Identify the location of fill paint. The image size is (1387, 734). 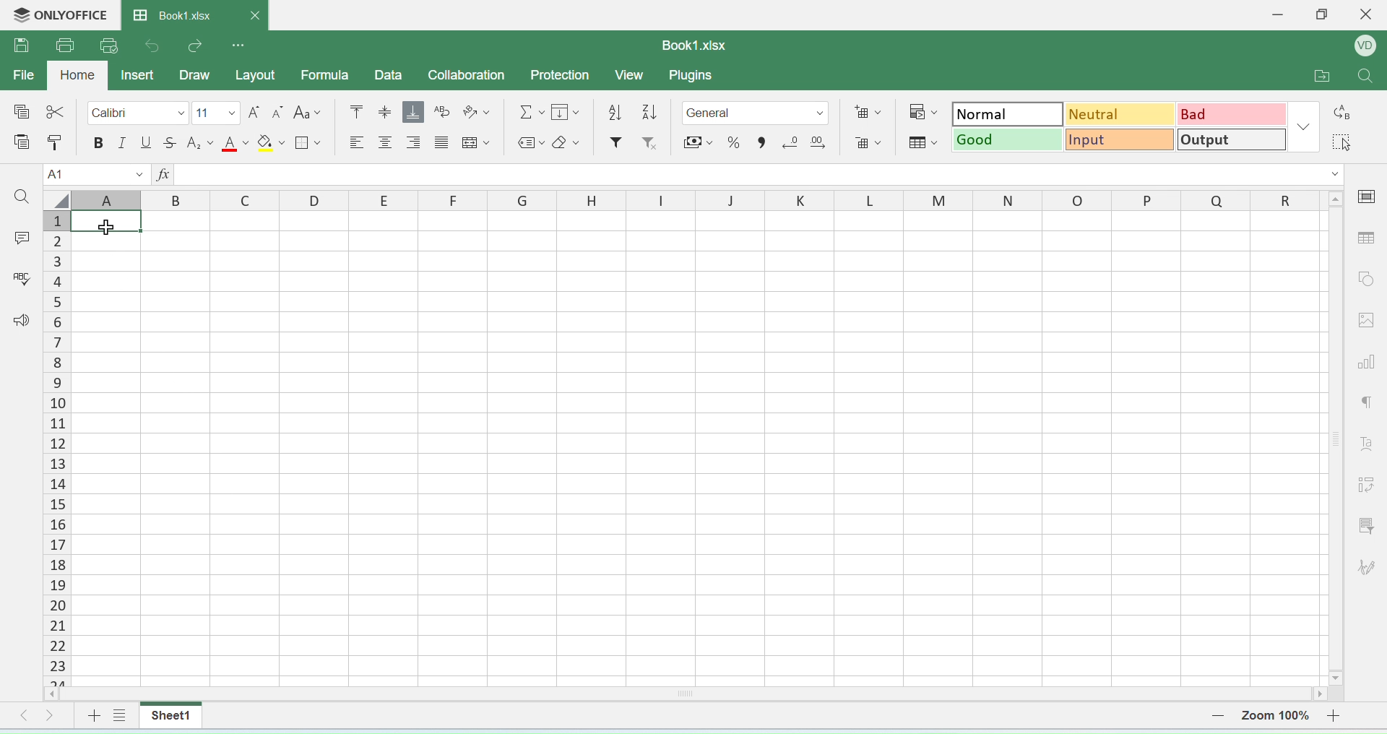
(272, 141).